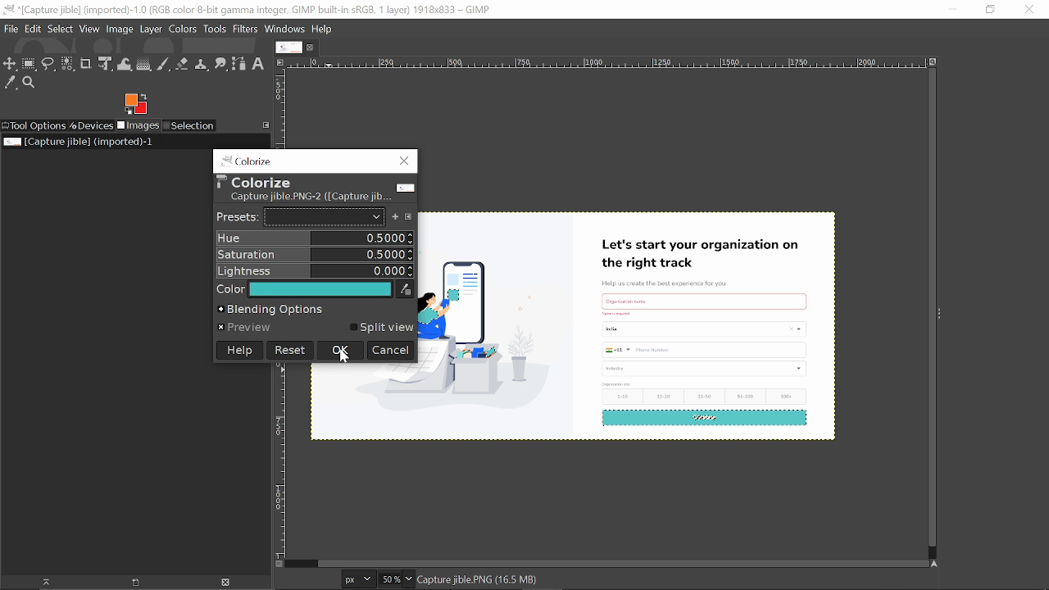 The height and width of the screenshot is (590, 1049). I want to click on Delete image, so click(227, 583).